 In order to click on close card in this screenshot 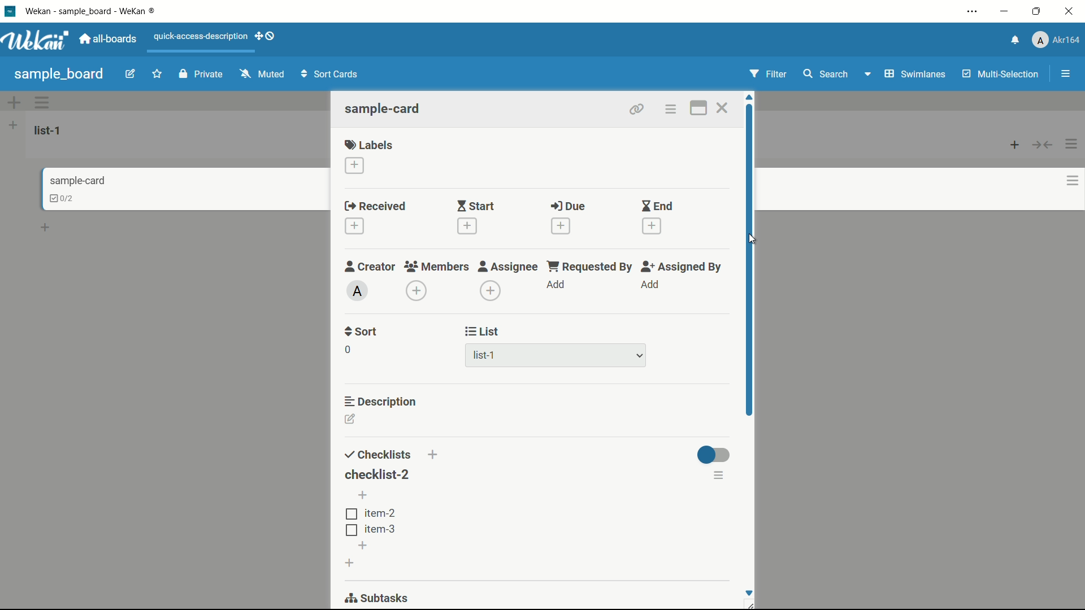, I will do `click(725, 108)`.